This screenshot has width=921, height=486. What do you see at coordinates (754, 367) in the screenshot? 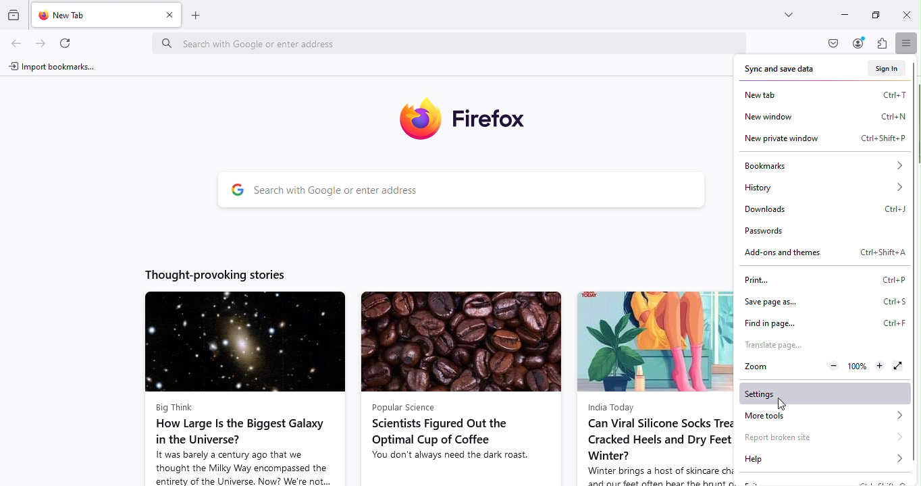
I see `Zoom` at bounding box center [754, 367].